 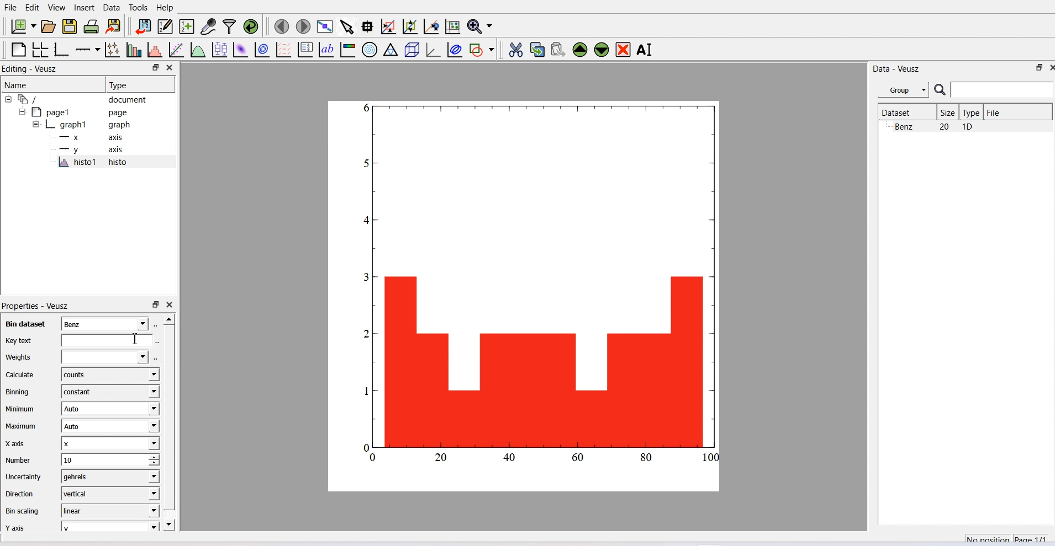 What do you see at coordinates (305, 50) in the screenshot?
I see `Plot key` at bounding box center [305, 50].